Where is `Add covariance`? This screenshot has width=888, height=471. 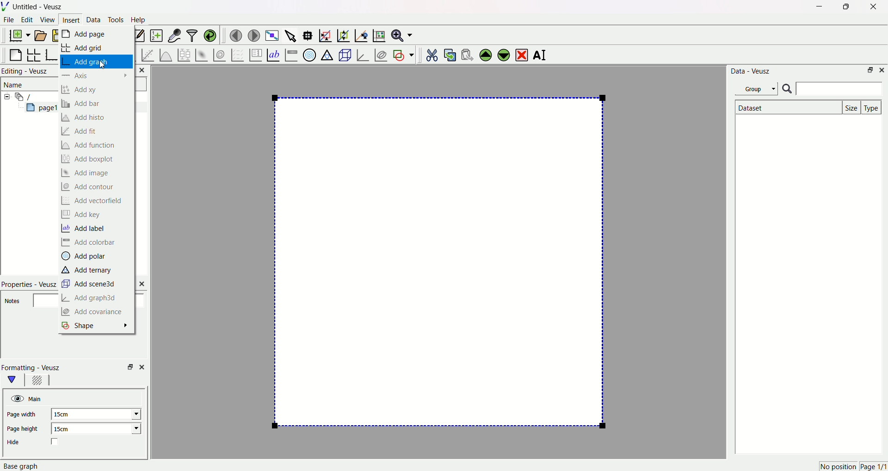
Add covariance is located at coordinates (94, 311).